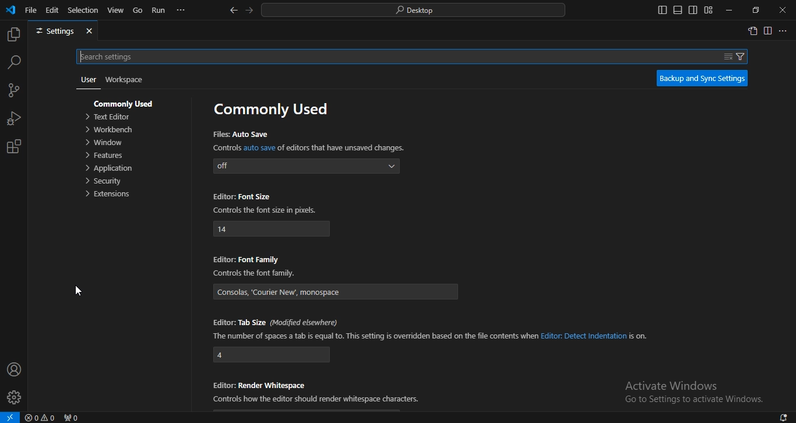 This screenshot has width=796, height=423. Describe the element at coordinates (106, 143) in the screenshot. I see `window` at that location.